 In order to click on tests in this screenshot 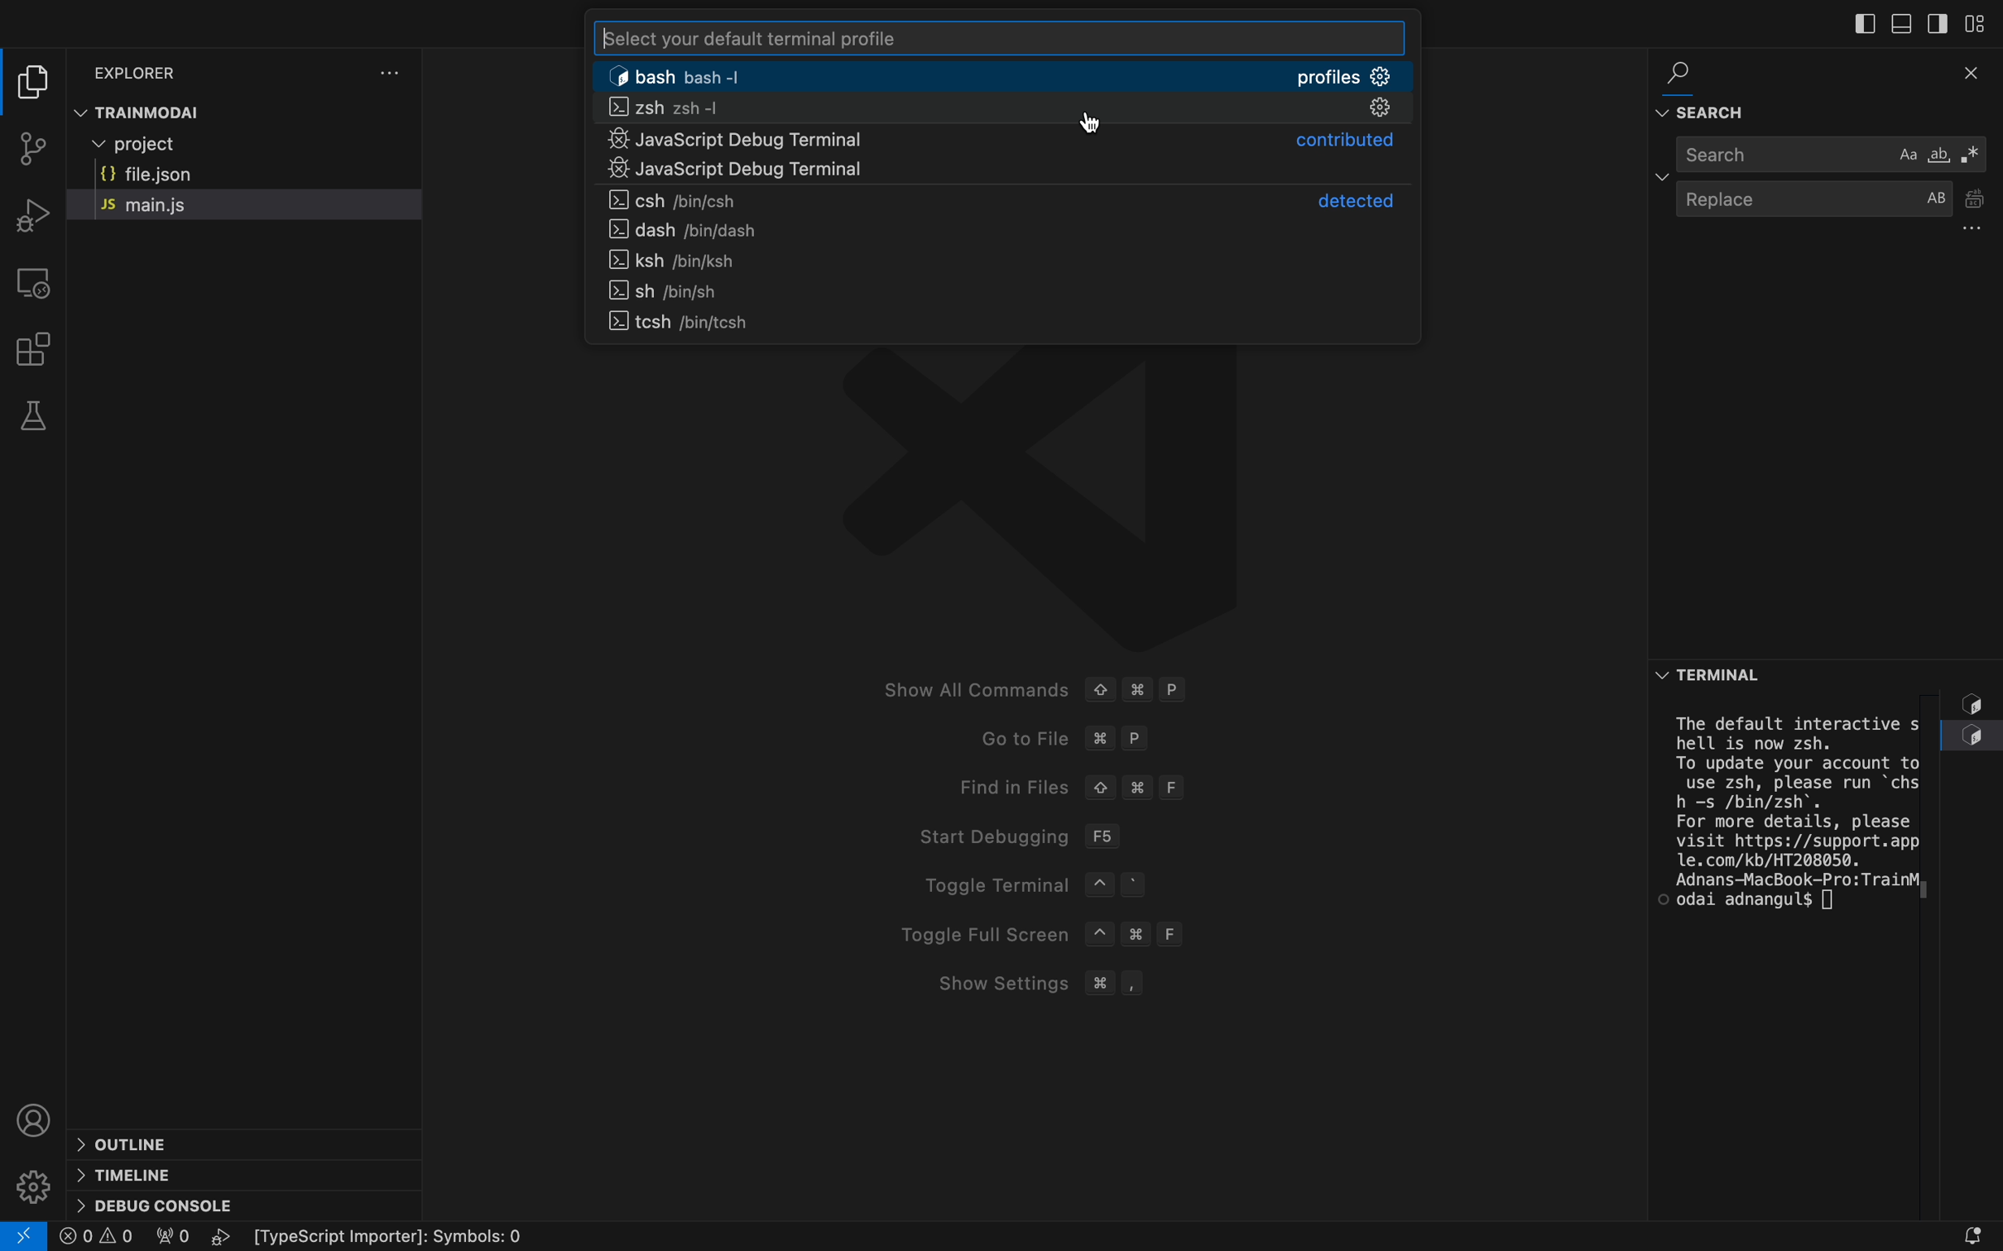, I will do `click(34, 416)`.